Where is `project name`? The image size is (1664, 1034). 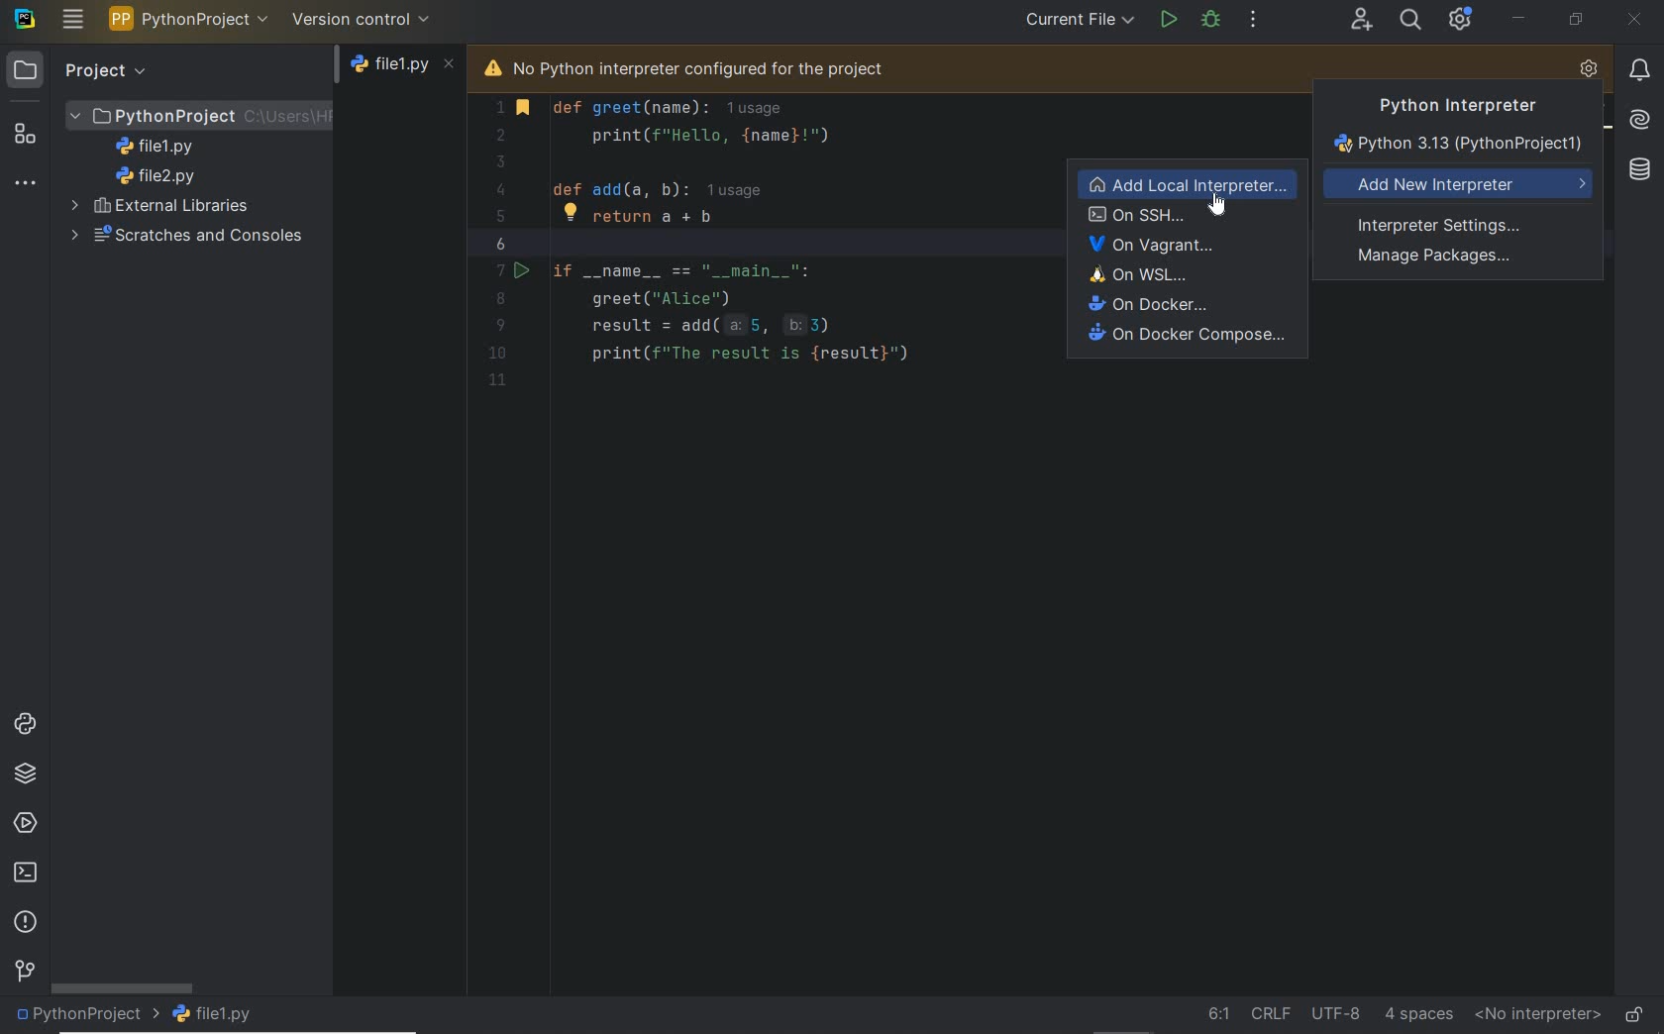 project name is located at coordinates (189, 19).